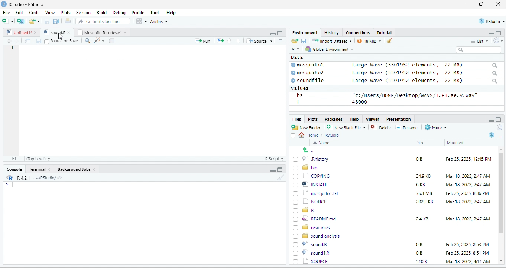 The height and width of the screenshot is (268, 506). I want to click on 48000, so click(360, 102).